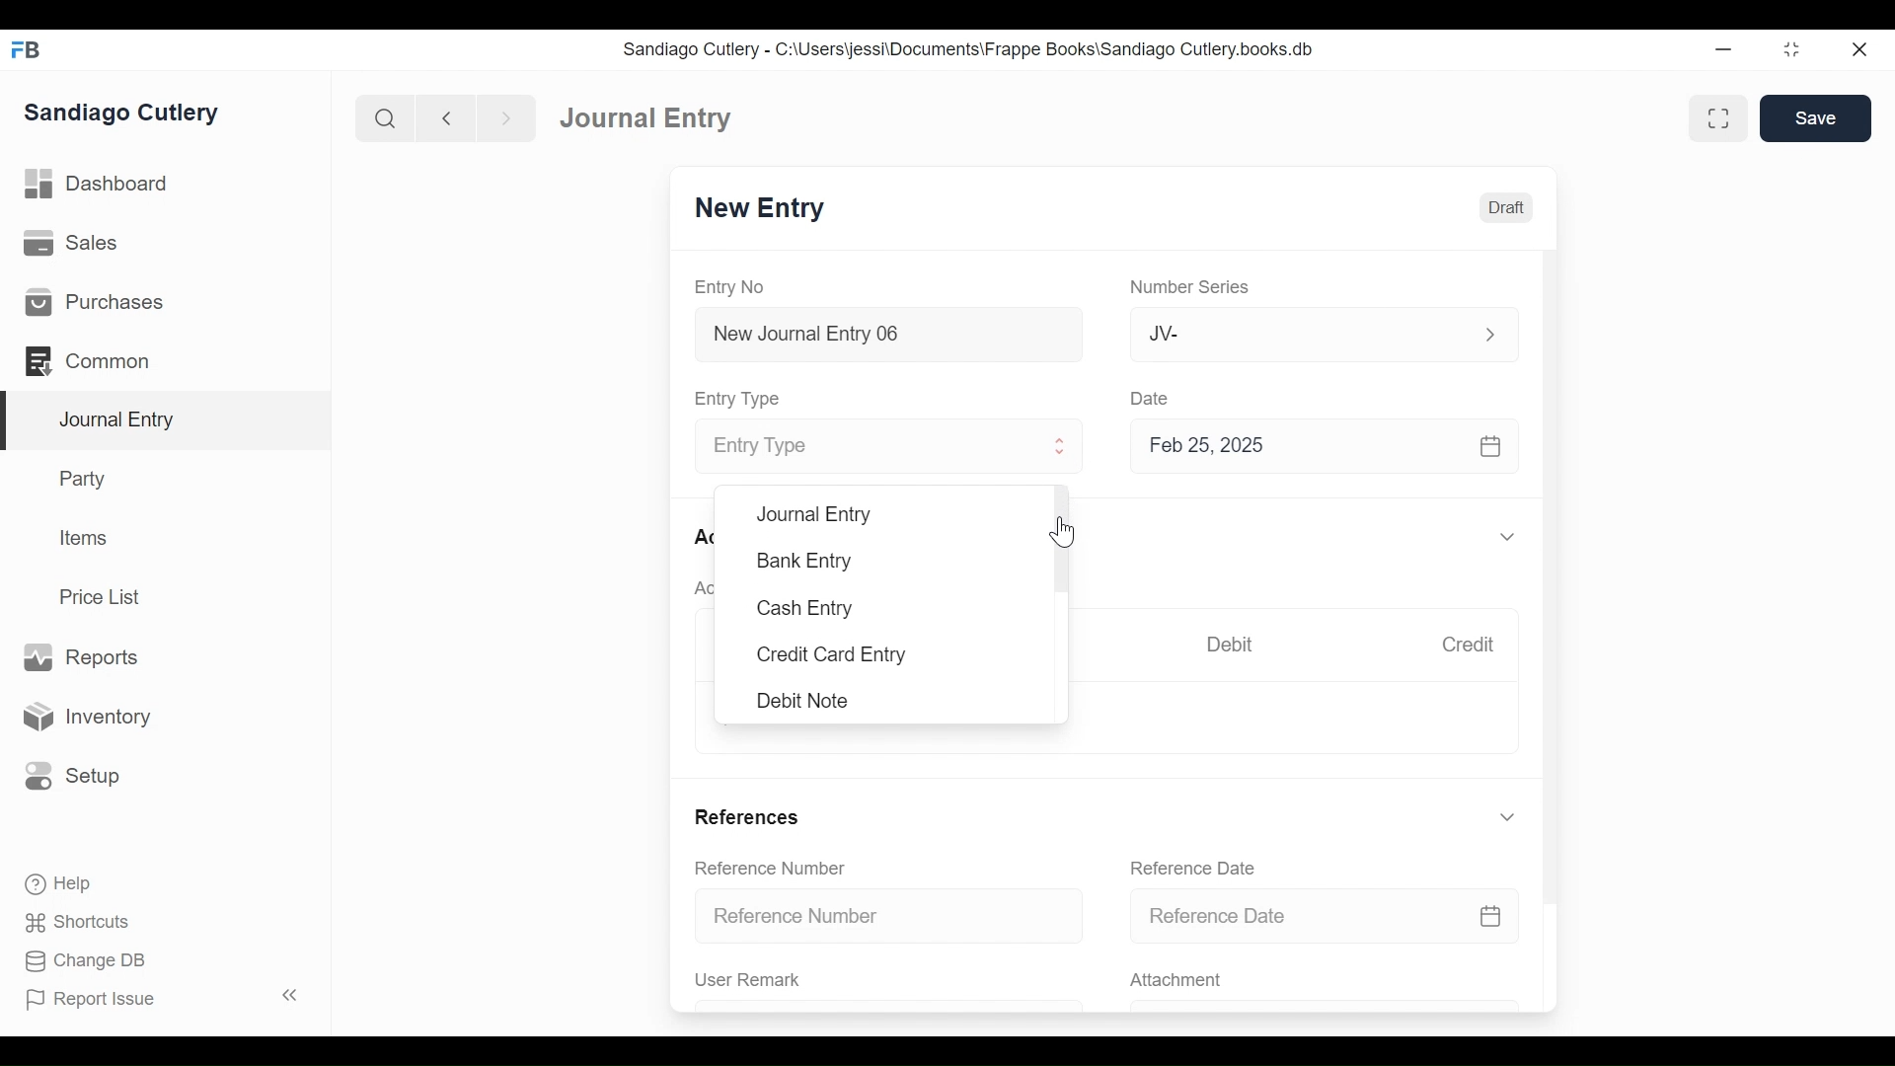 This screenshot has width=1895, height=1066. I want to click on Entry Type, so click(872, 448).